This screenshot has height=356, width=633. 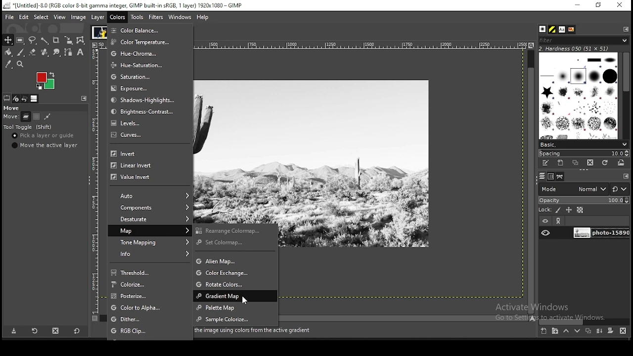 I want to click on lock alpha channel, so click(x=581, y=210).